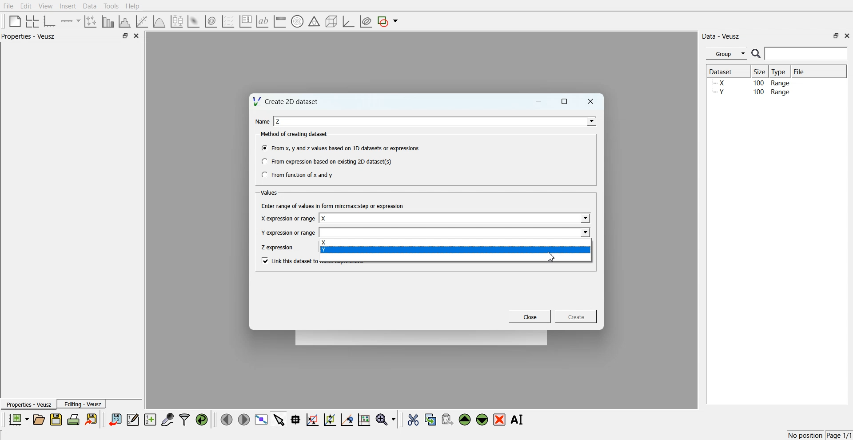 The image size is (853, 440). What do you see at coordinates (348, 21) in the screenshot?
I see `3D Graph` at bounding box center [348, 21].